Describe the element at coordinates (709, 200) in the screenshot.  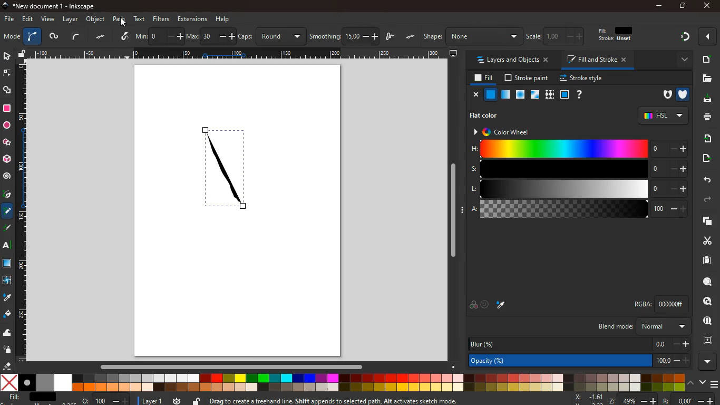
I see `forward` at that location.